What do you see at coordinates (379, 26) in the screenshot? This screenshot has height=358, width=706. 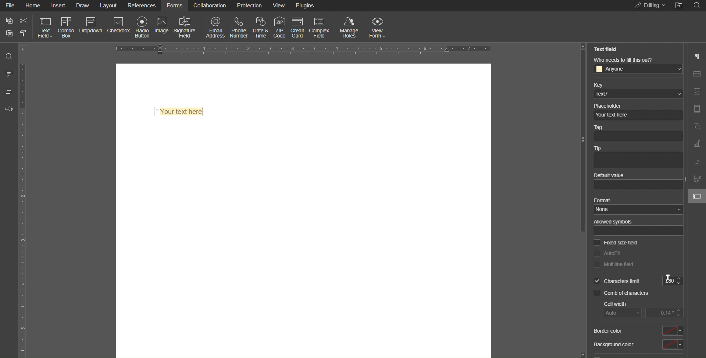 I see `View Form` at bounding box center [379, 26].